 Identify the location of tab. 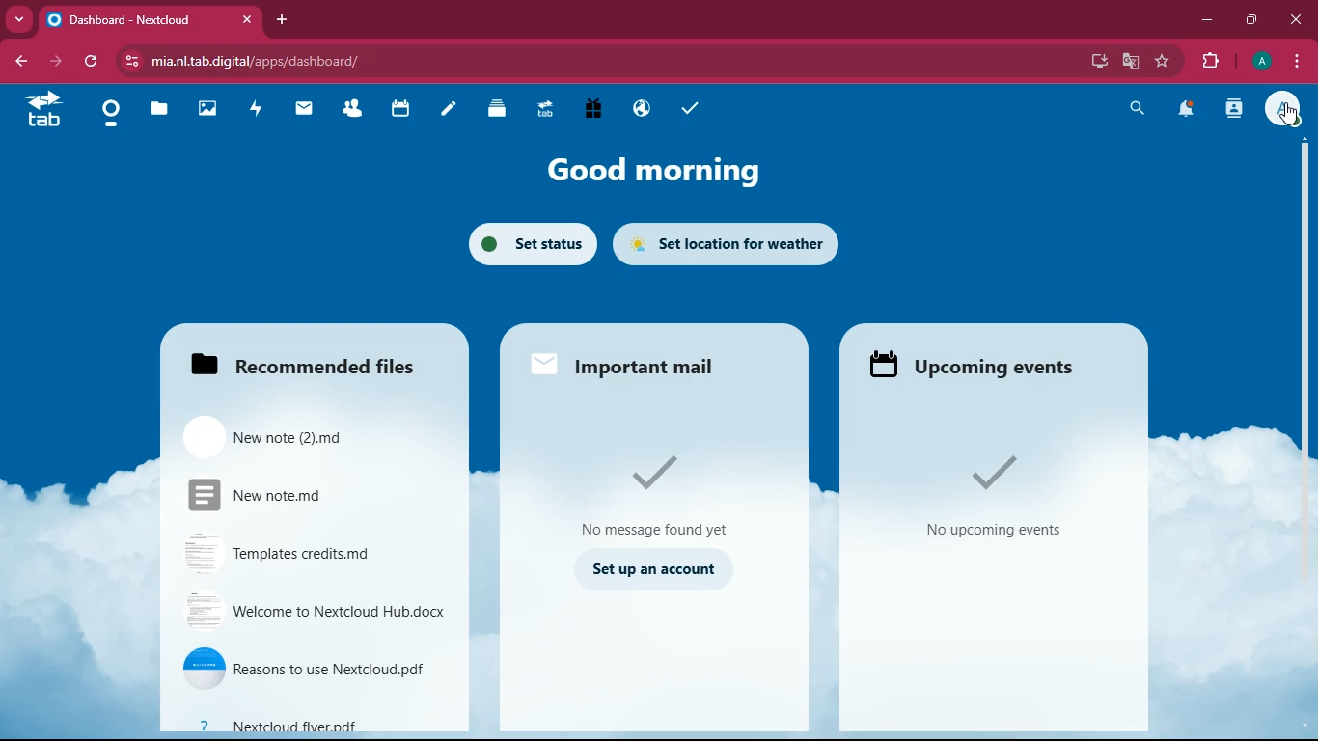
(541, 112).